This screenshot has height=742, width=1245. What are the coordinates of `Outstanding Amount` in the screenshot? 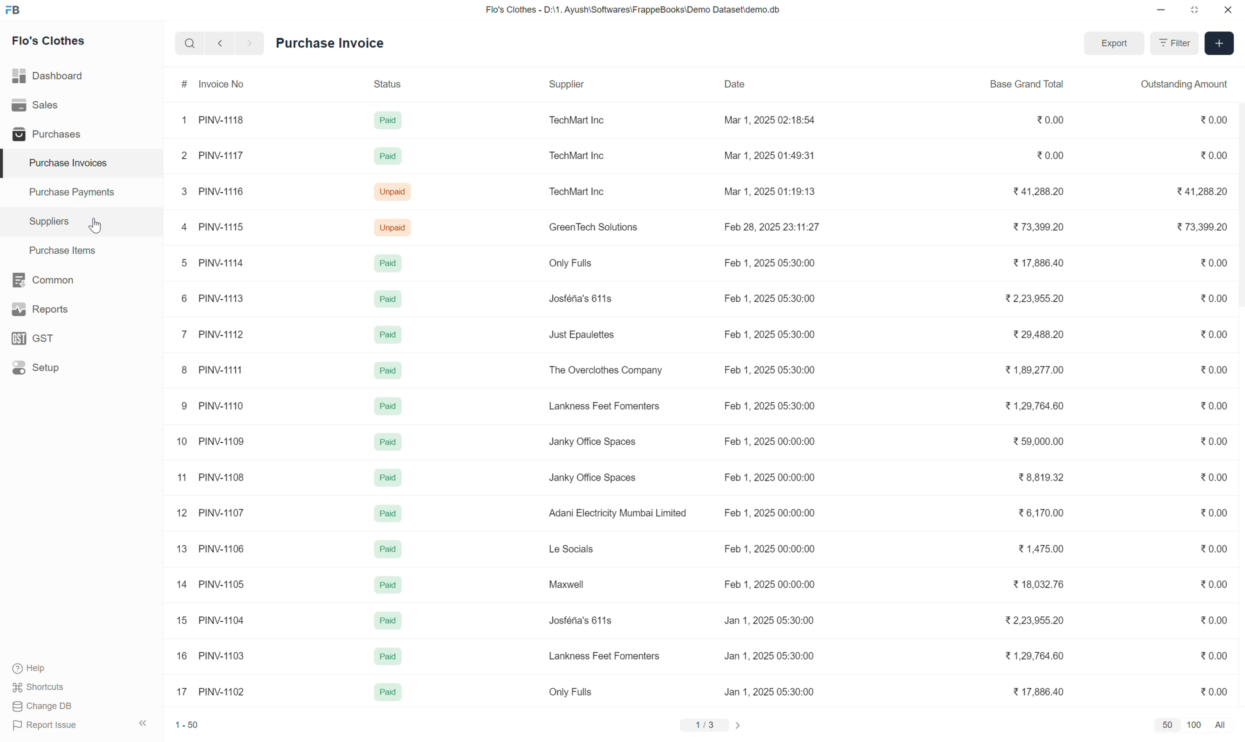 It's located at (1179, 82).